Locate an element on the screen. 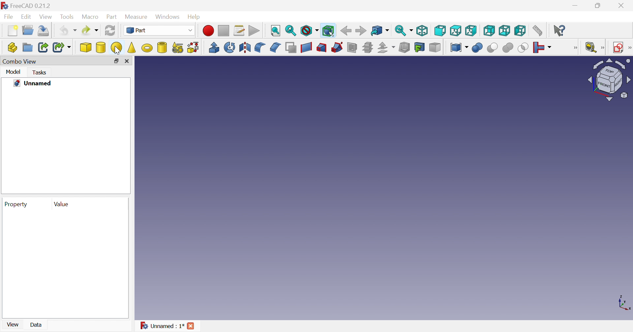 The image size is (633, 332). Create tube is located at coordinates (162, 47).